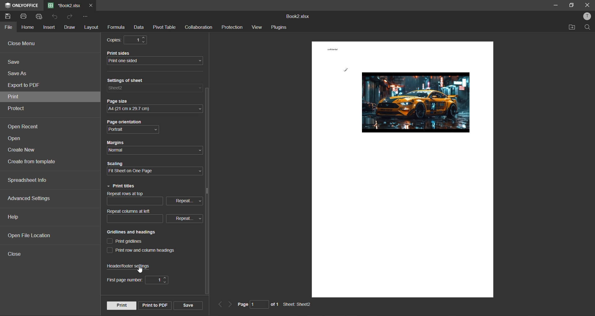  I want to click on ONLYOFFICE, so click(28, 6).